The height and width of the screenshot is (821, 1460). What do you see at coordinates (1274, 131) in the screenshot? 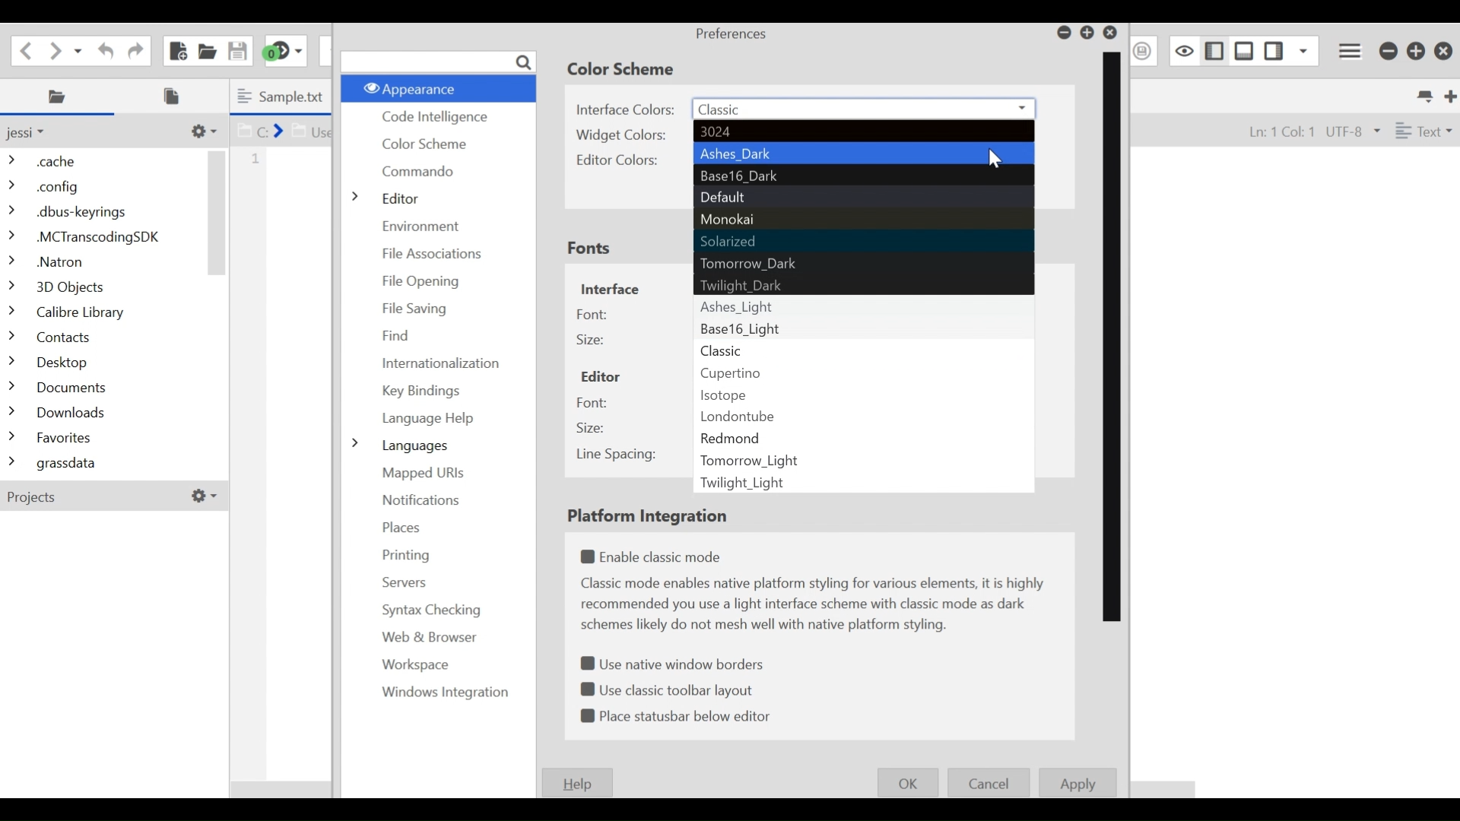
I see `File Position` at bounding box center [1274, 131].